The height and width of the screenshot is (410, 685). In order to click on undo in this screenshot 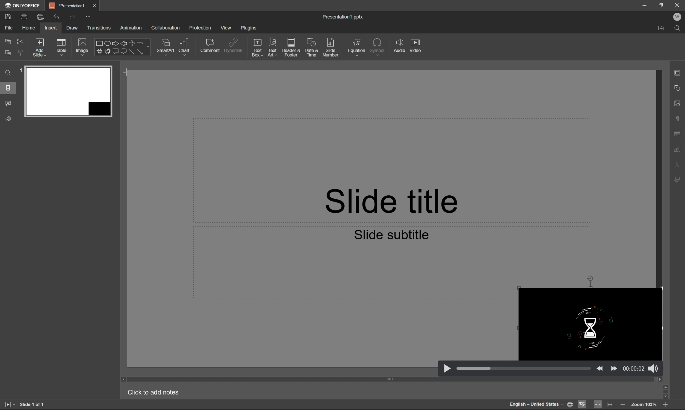, I will do `click(54, 17)`.